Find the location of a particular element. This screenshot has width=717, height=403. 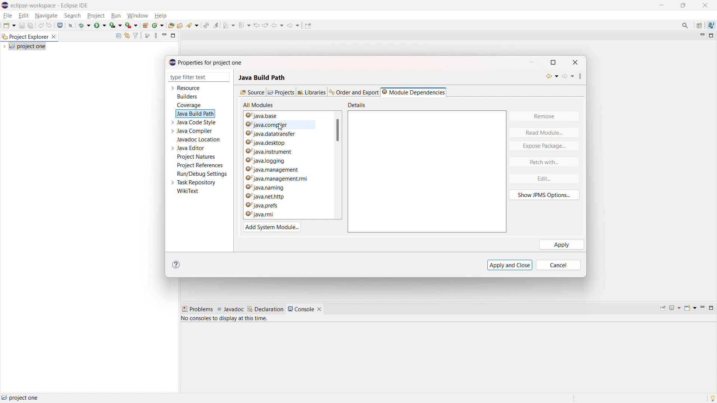

show JPMS option is located at coordinates (544, 195).